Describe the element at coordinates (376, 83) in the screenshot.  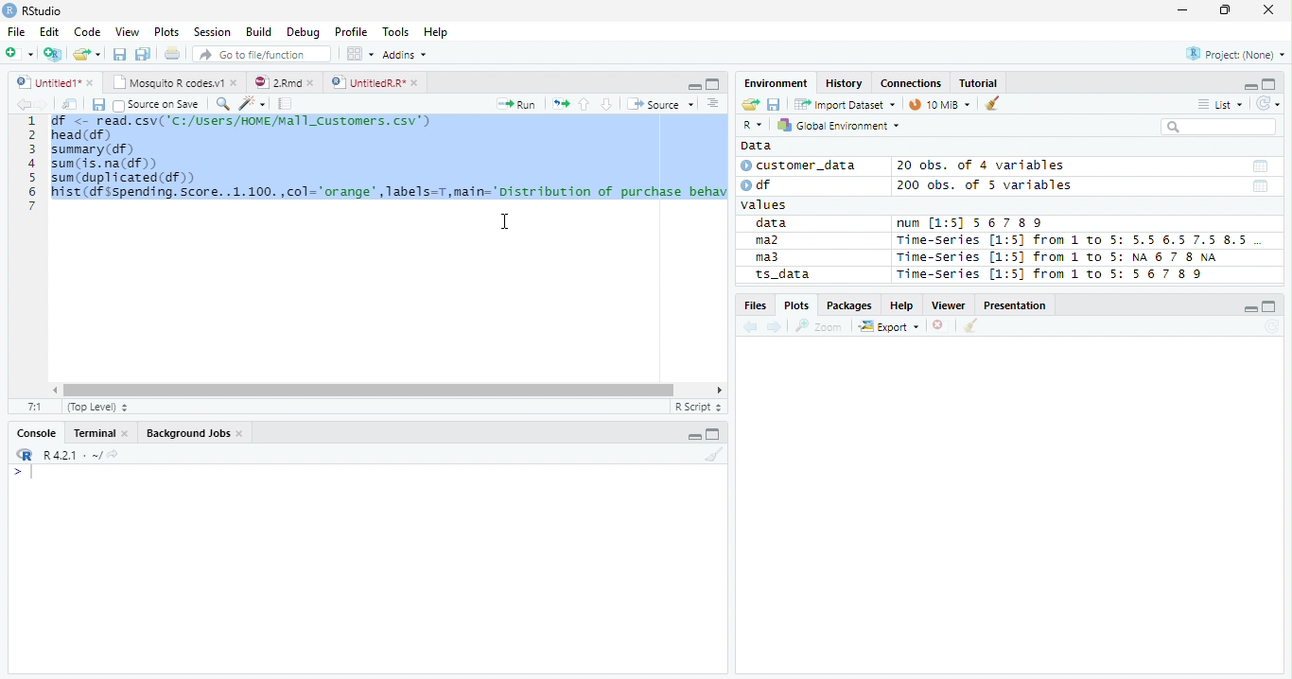
I see `UnititledR.R` at that location.